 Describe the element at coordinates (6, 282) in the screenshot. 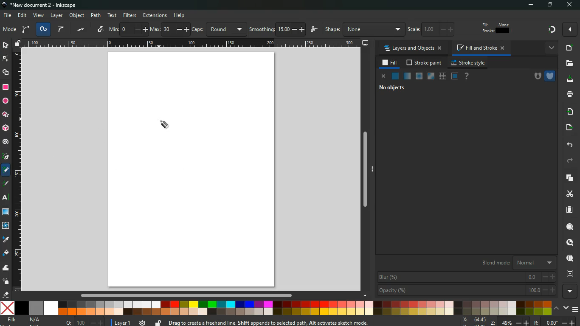

I see `spray` at that location.